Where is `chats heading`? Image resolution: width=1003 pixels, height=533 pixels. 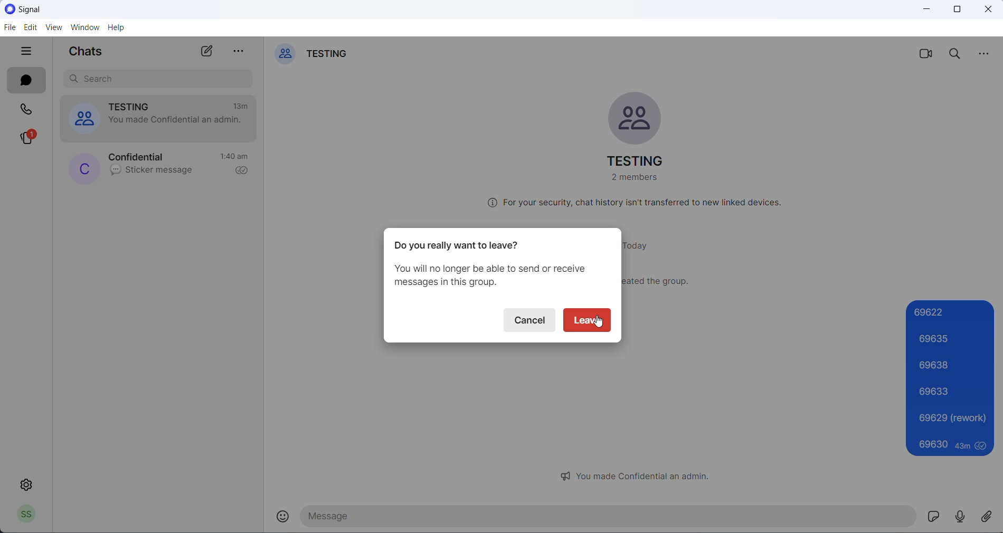 chats heading is located at coordinates (89, 53).